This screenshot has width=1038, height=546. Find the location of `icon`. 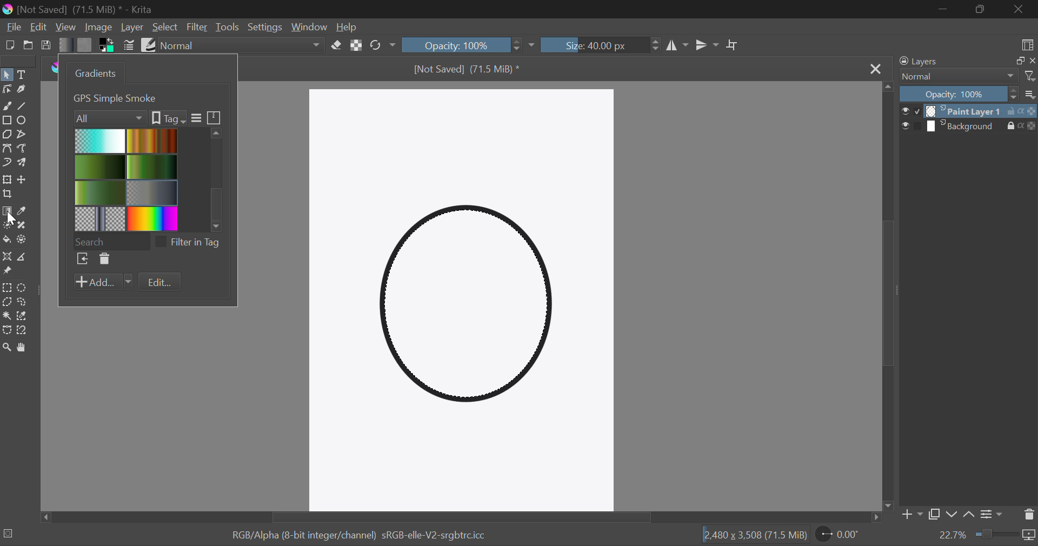

icon is located at coordinates (215, 117).